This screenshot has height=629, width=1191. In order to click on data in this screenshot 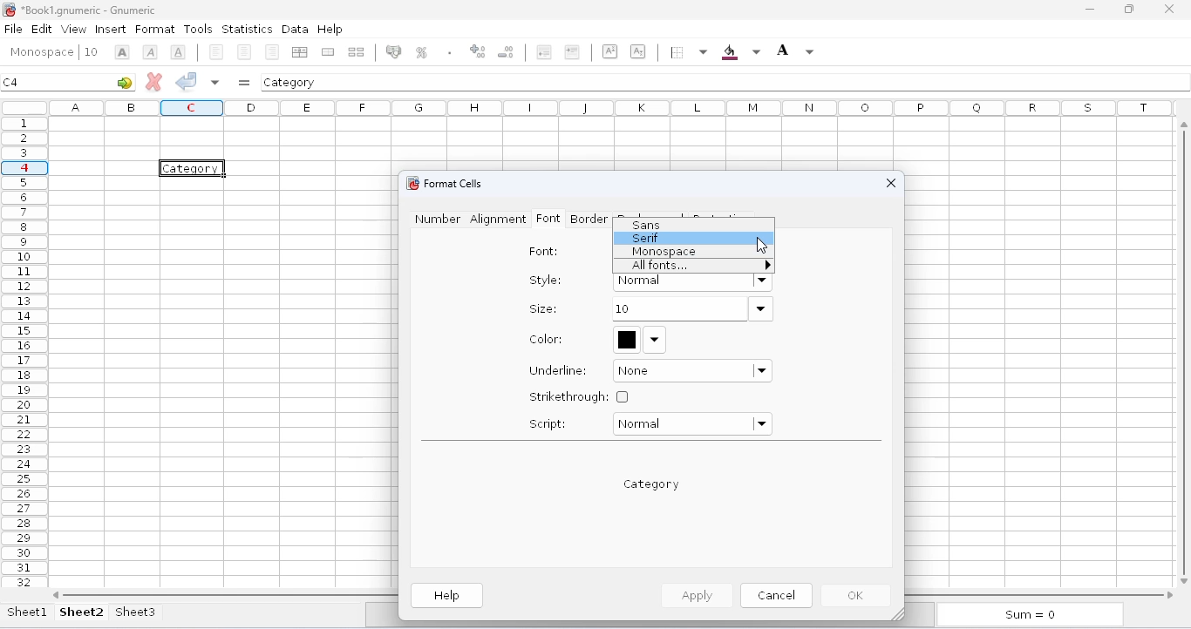, I will do `click(295, 29)`.